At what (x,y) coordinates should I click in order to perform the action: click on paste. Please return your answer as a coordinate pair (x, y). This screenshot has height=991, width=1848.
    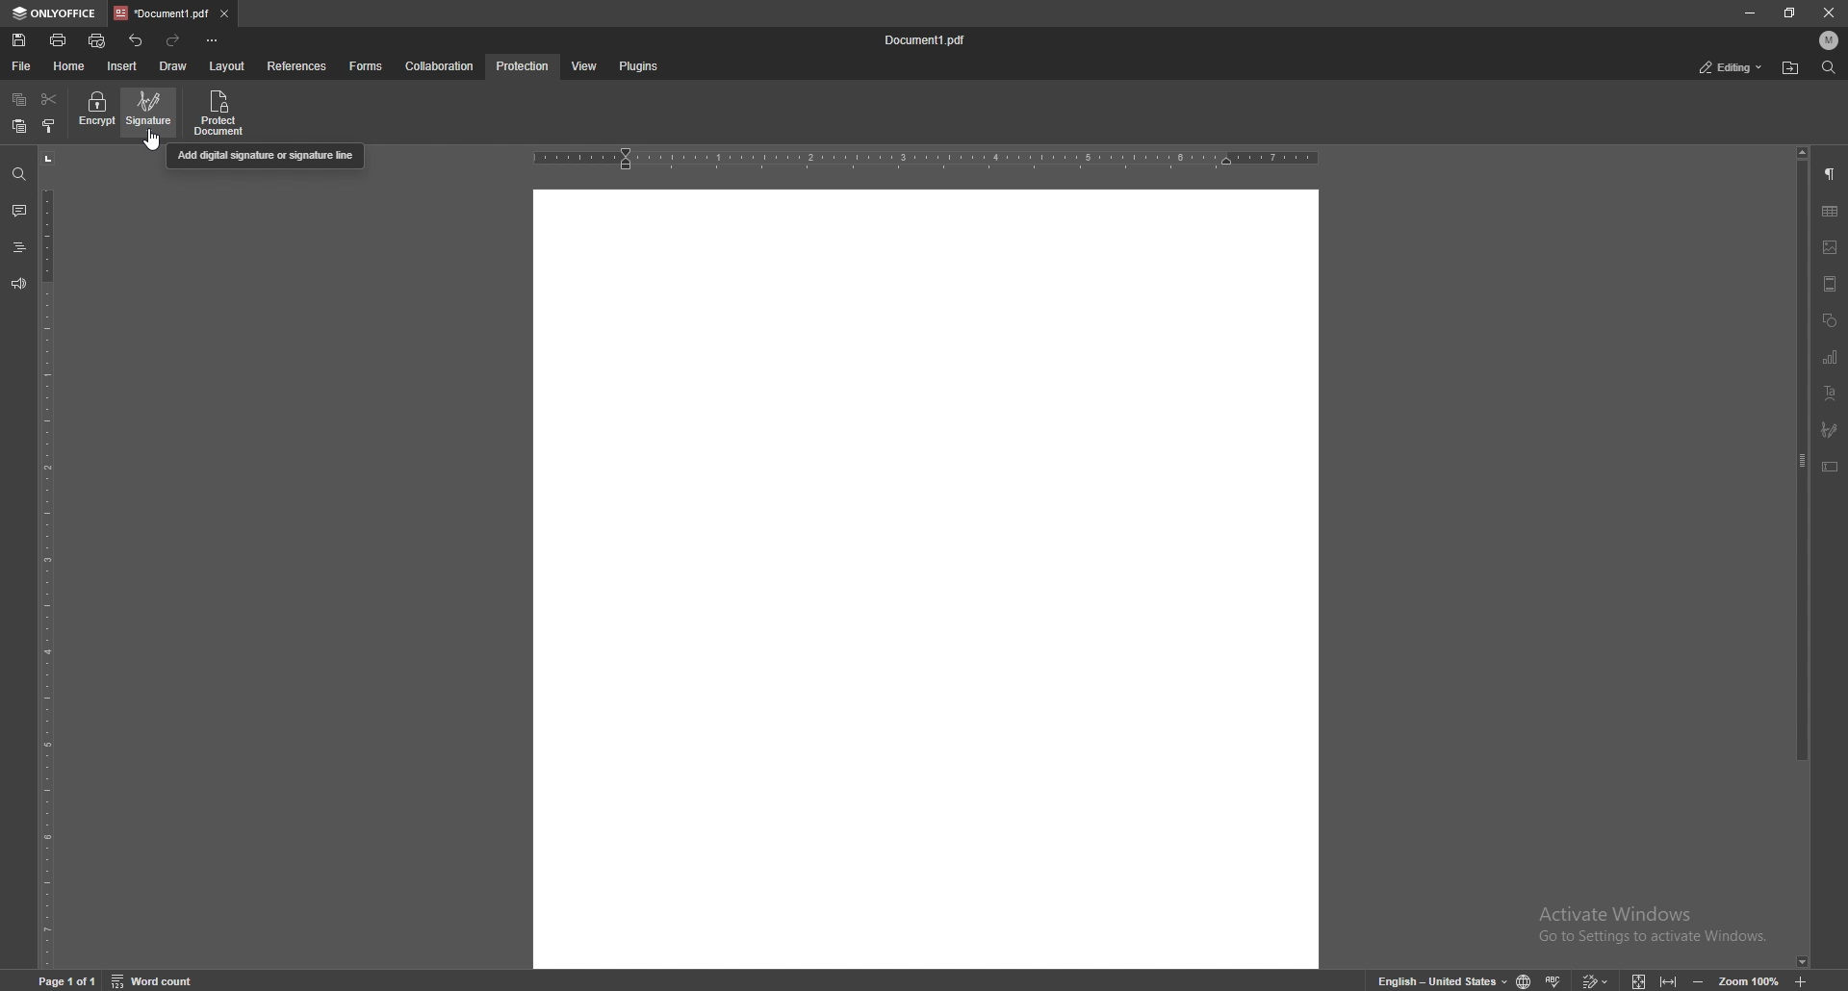
    Looking at the image, I should click on (18, 127).